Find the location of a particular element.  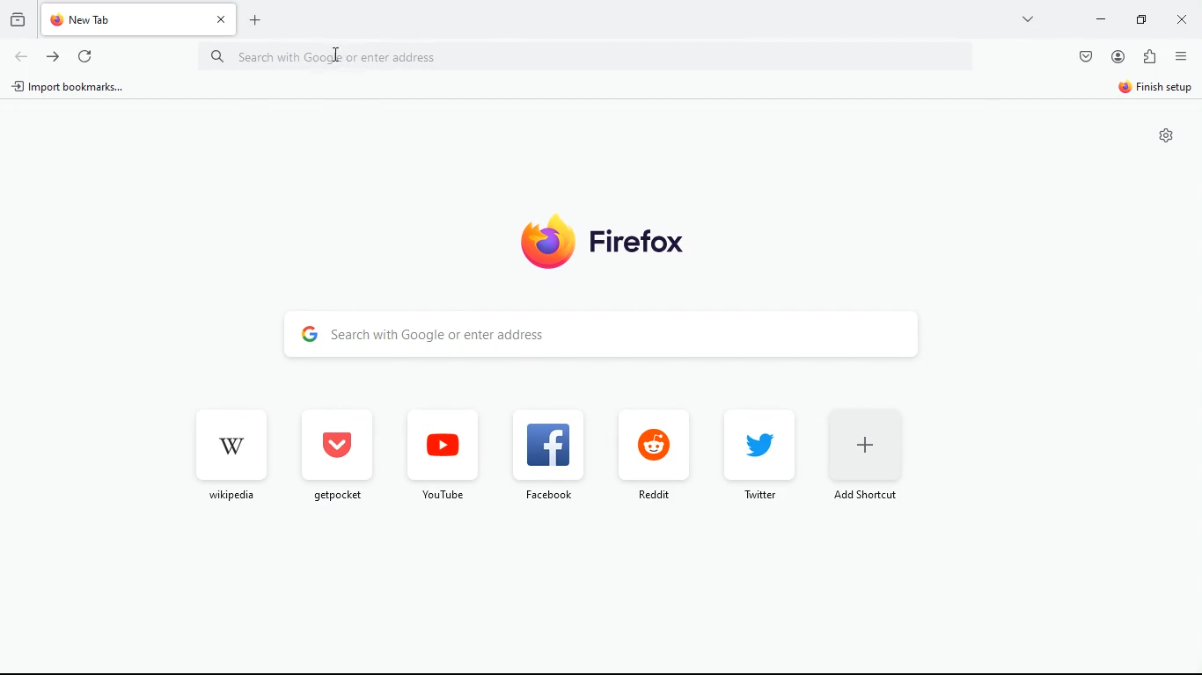

twitter is located at coordinates (752, 454).